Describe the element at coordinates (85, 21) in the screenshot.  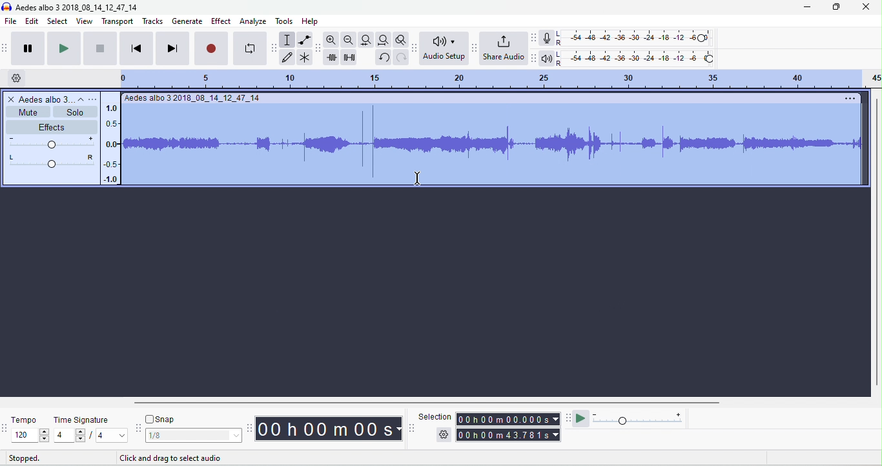
I see `view` at that location.